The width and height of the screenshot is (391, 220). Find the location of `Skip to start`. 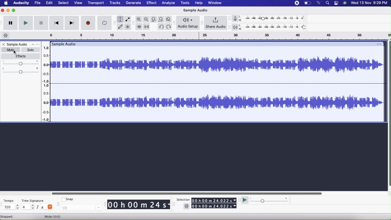

Skip to start is located at coordinates (57, 23).